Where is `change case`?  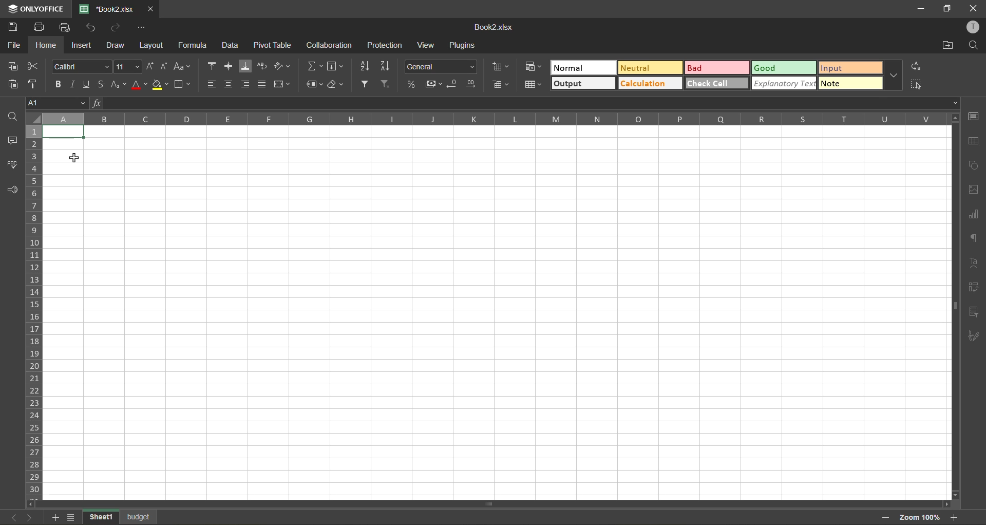
change case is located at coordinates (184, 67).